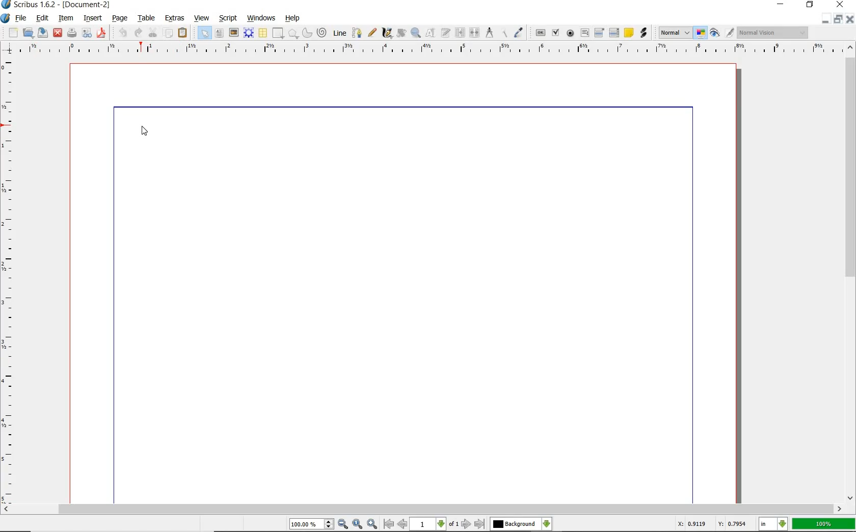  Describe the element at coordinates (307, 35) in the screenshot. I see `arc` at that location.